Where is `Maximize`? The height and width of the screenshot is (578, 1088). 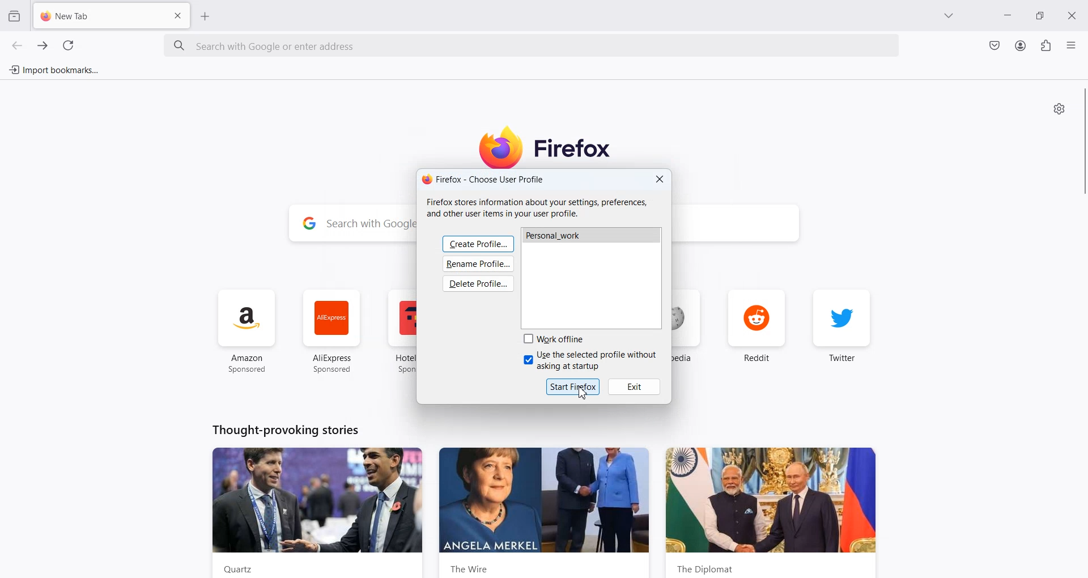
Maximize is located at coordinates (1042, 16).